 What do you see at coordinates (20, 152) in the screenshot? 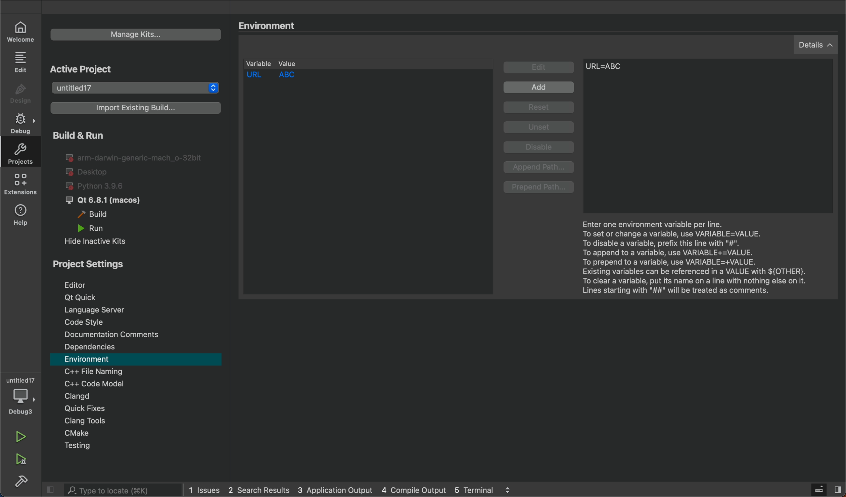
I see `projects` at bounding box center [20, 152].